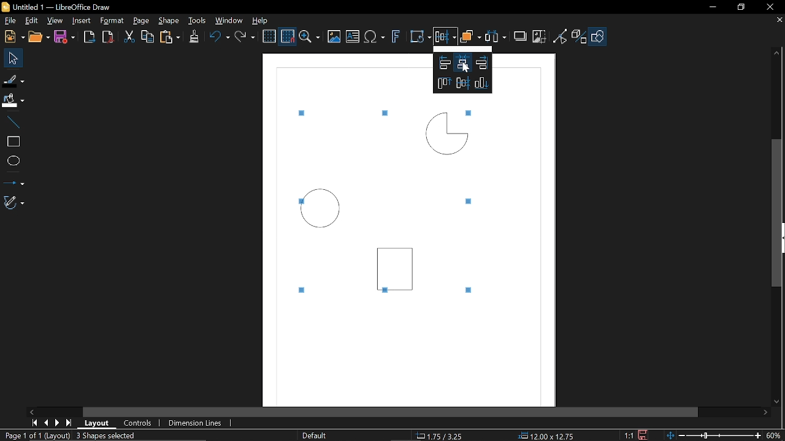 This screenshot has width=785, height=441. I want to click on Export pdf, so click(107, 37).